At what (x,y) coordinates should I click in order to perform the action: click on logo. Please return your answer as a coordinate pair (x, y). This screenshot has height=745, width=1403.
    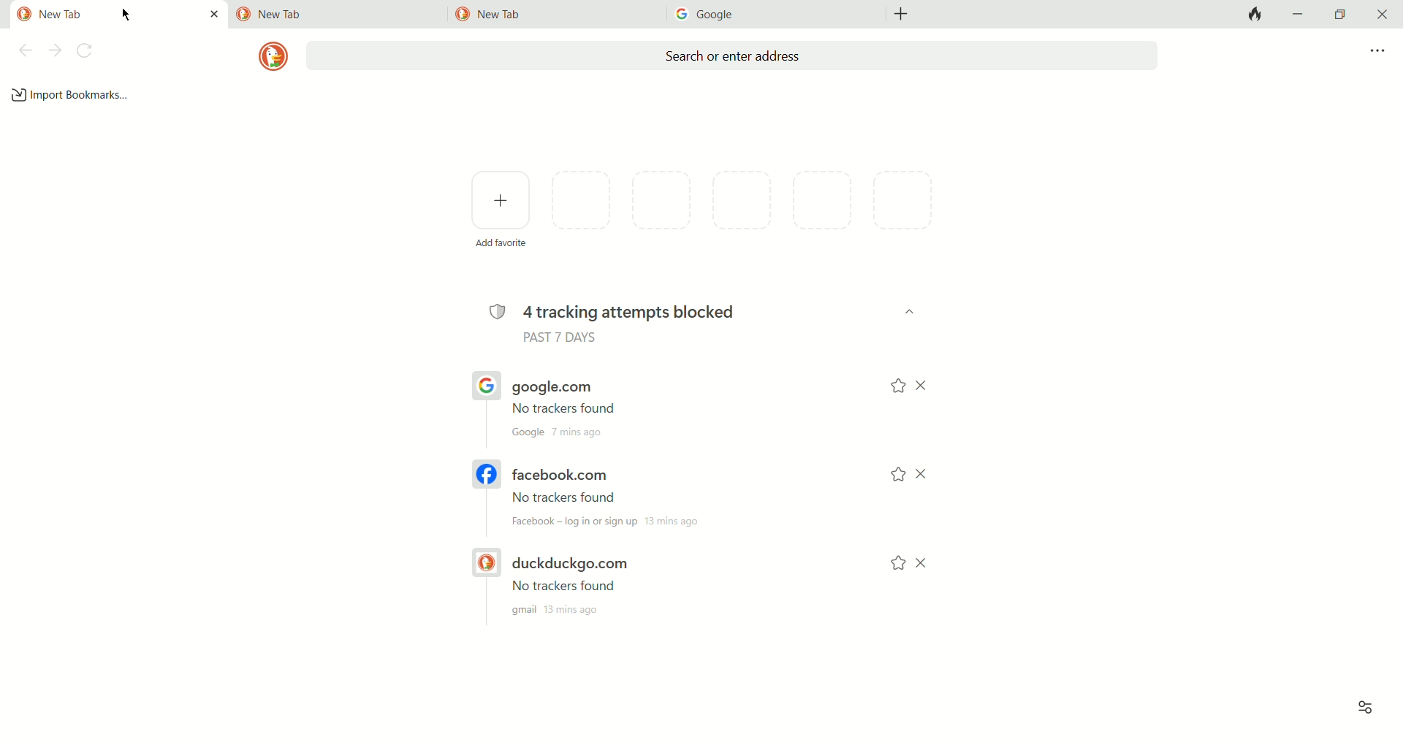
    Looking at the image, I should click on (273, 55).